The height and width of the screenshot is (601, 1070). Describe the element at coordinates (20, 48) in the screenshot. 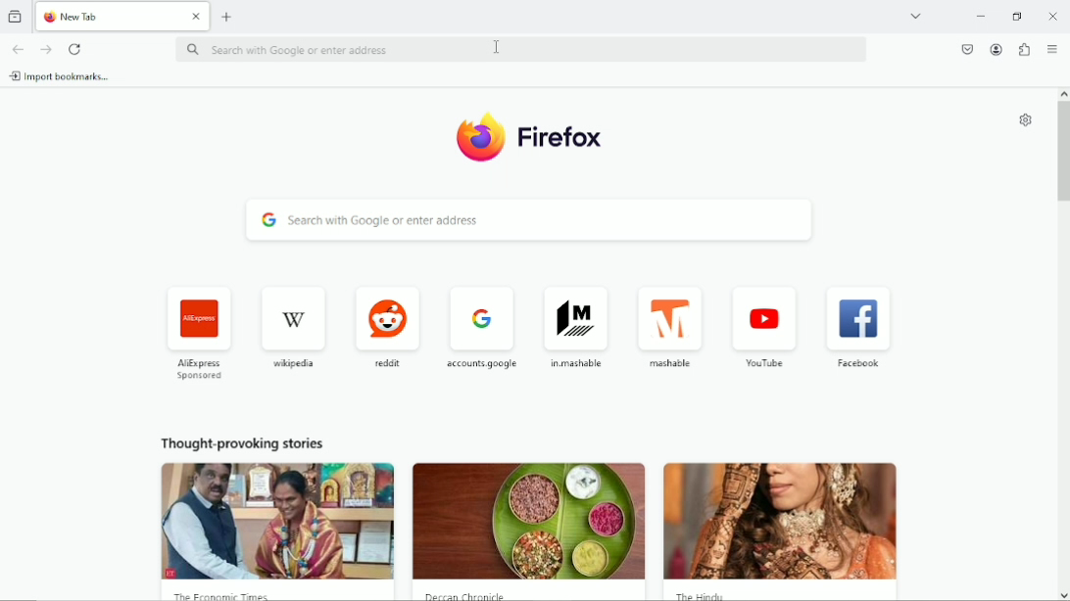

I see `go back` at that location.